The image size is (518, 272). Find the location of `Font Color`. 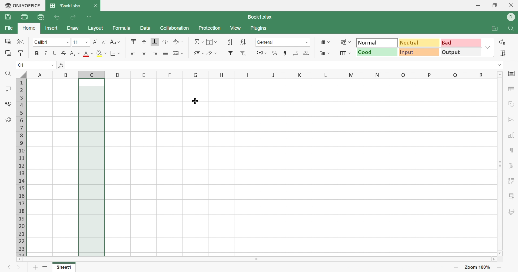

Font Color is located at coordinates (87, 54).